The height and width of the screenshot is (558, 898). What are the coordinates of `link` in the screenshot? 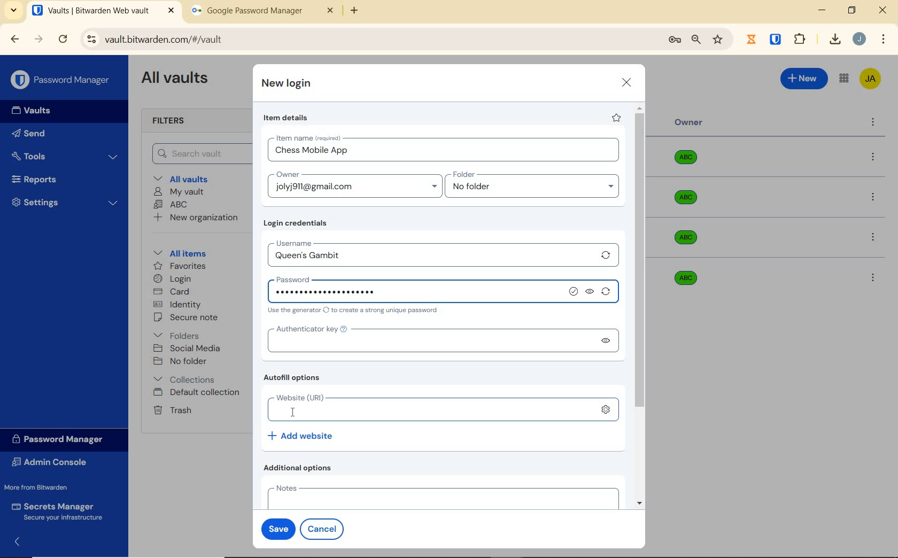 It's located at (607, 410).